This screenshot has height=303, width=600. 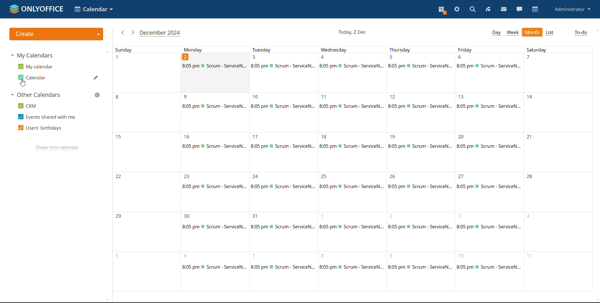 What do you see at coordinates (28, 106) in the screenshot?
I see `crm` at bounding box center [28, 106].